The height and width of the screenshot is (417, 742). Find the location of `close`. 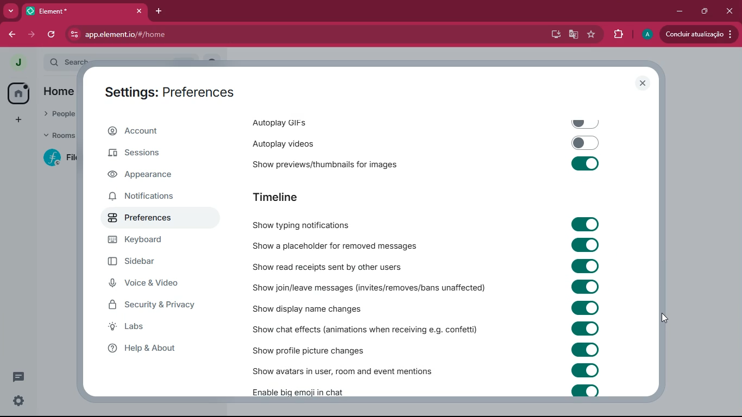

close is located at coordinates (643, 83).